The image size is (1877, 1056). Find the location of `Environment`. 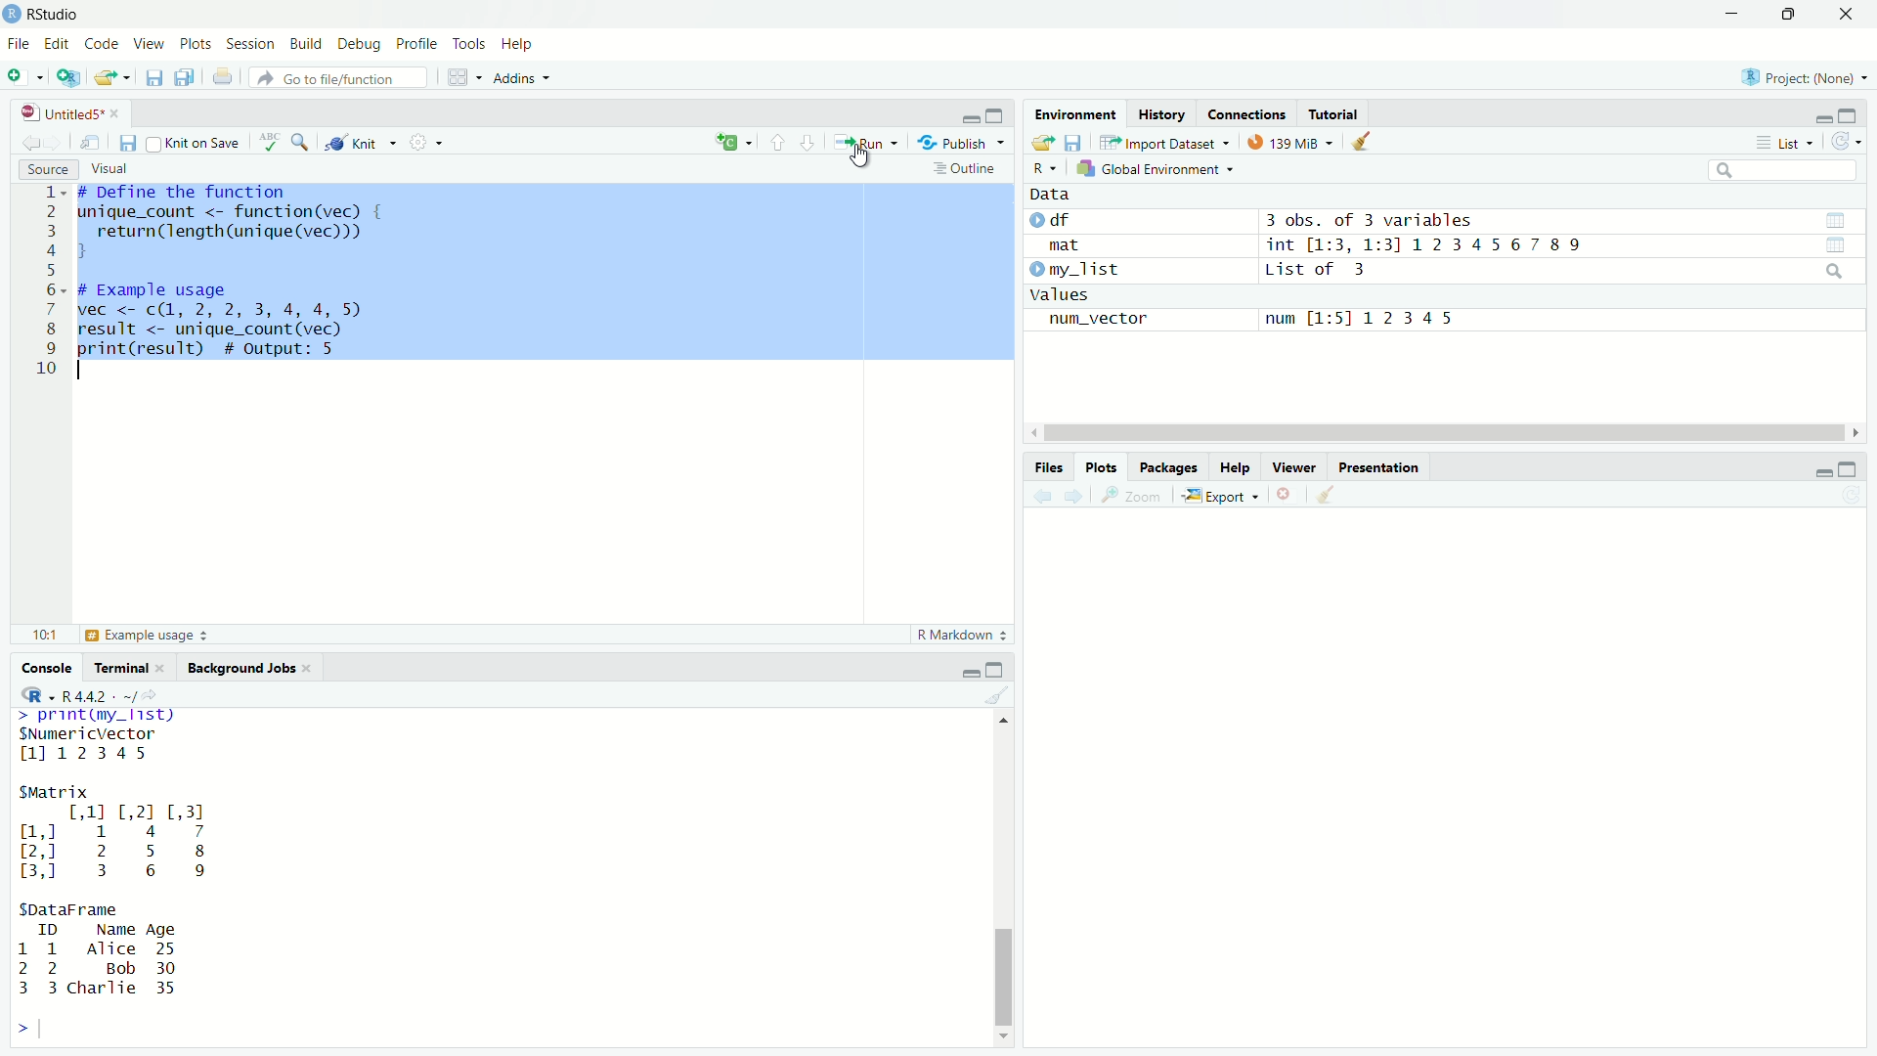

Environment is located at coordinates (1076, 115).